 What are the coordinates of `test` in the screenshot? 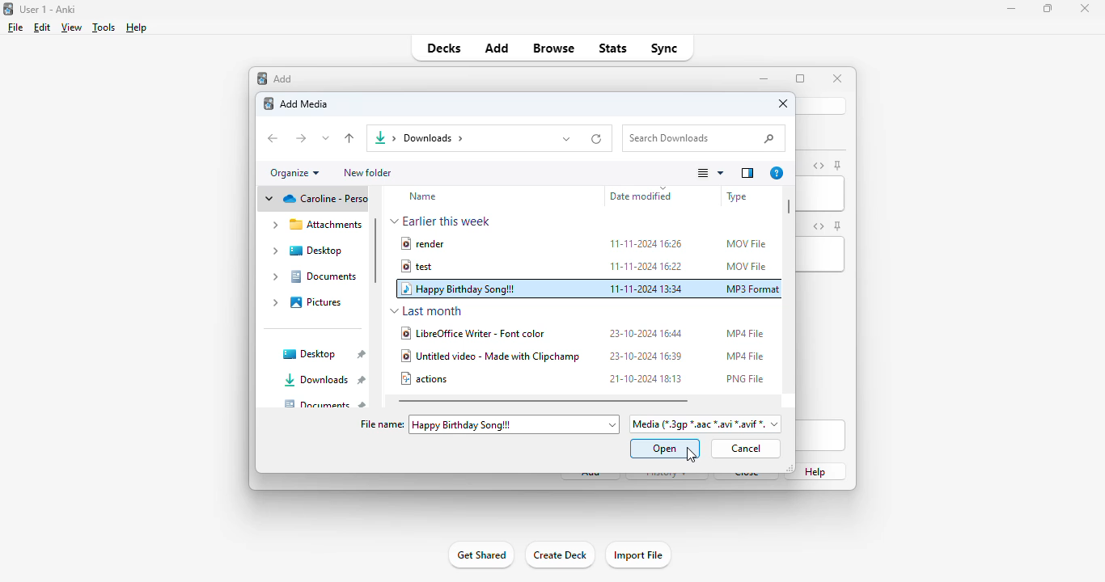 It's located at (419, 266).